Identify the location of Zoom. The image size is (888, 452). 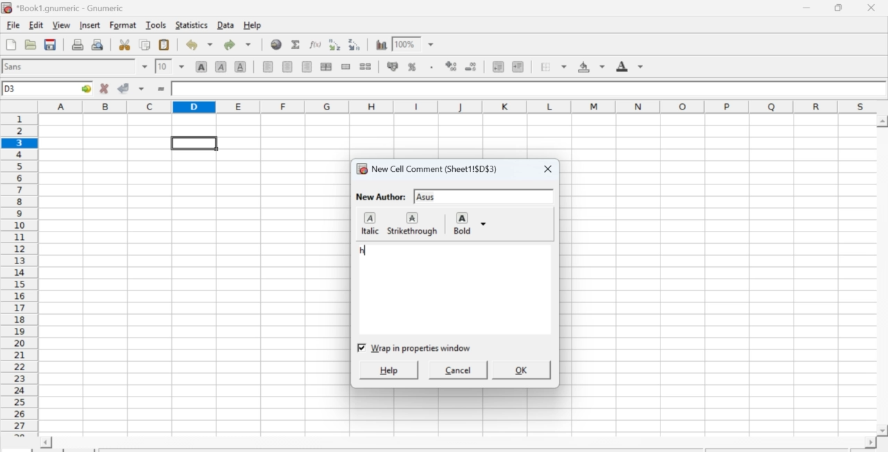
(407, 43).